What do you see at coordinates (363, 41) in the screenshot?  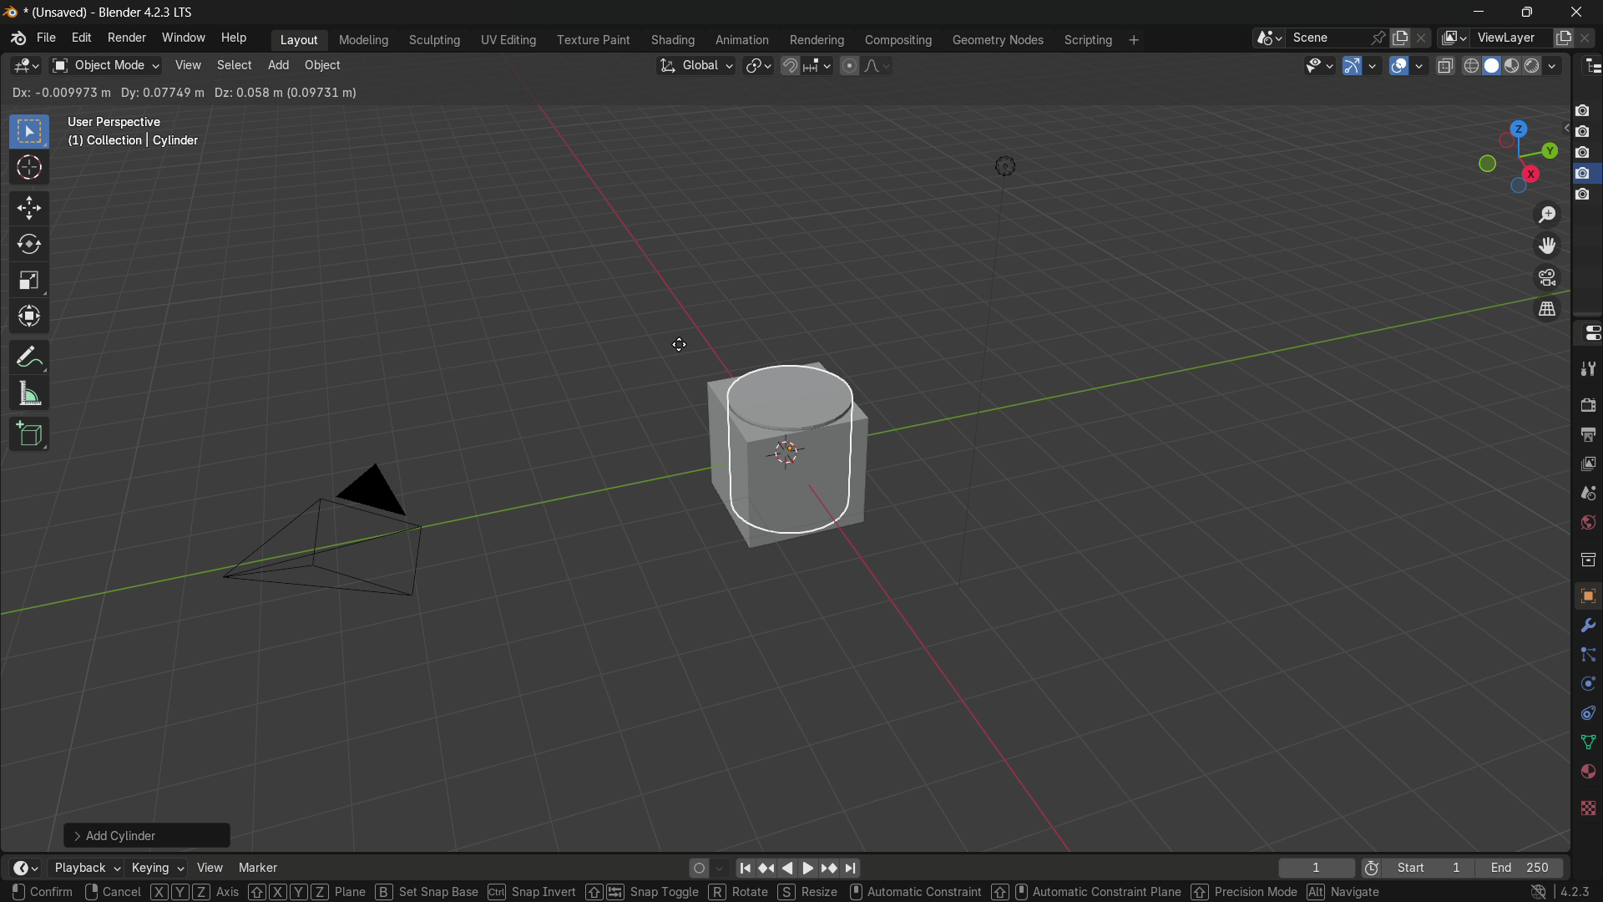 I see `modeling menu` at bounding box center [363, 41].